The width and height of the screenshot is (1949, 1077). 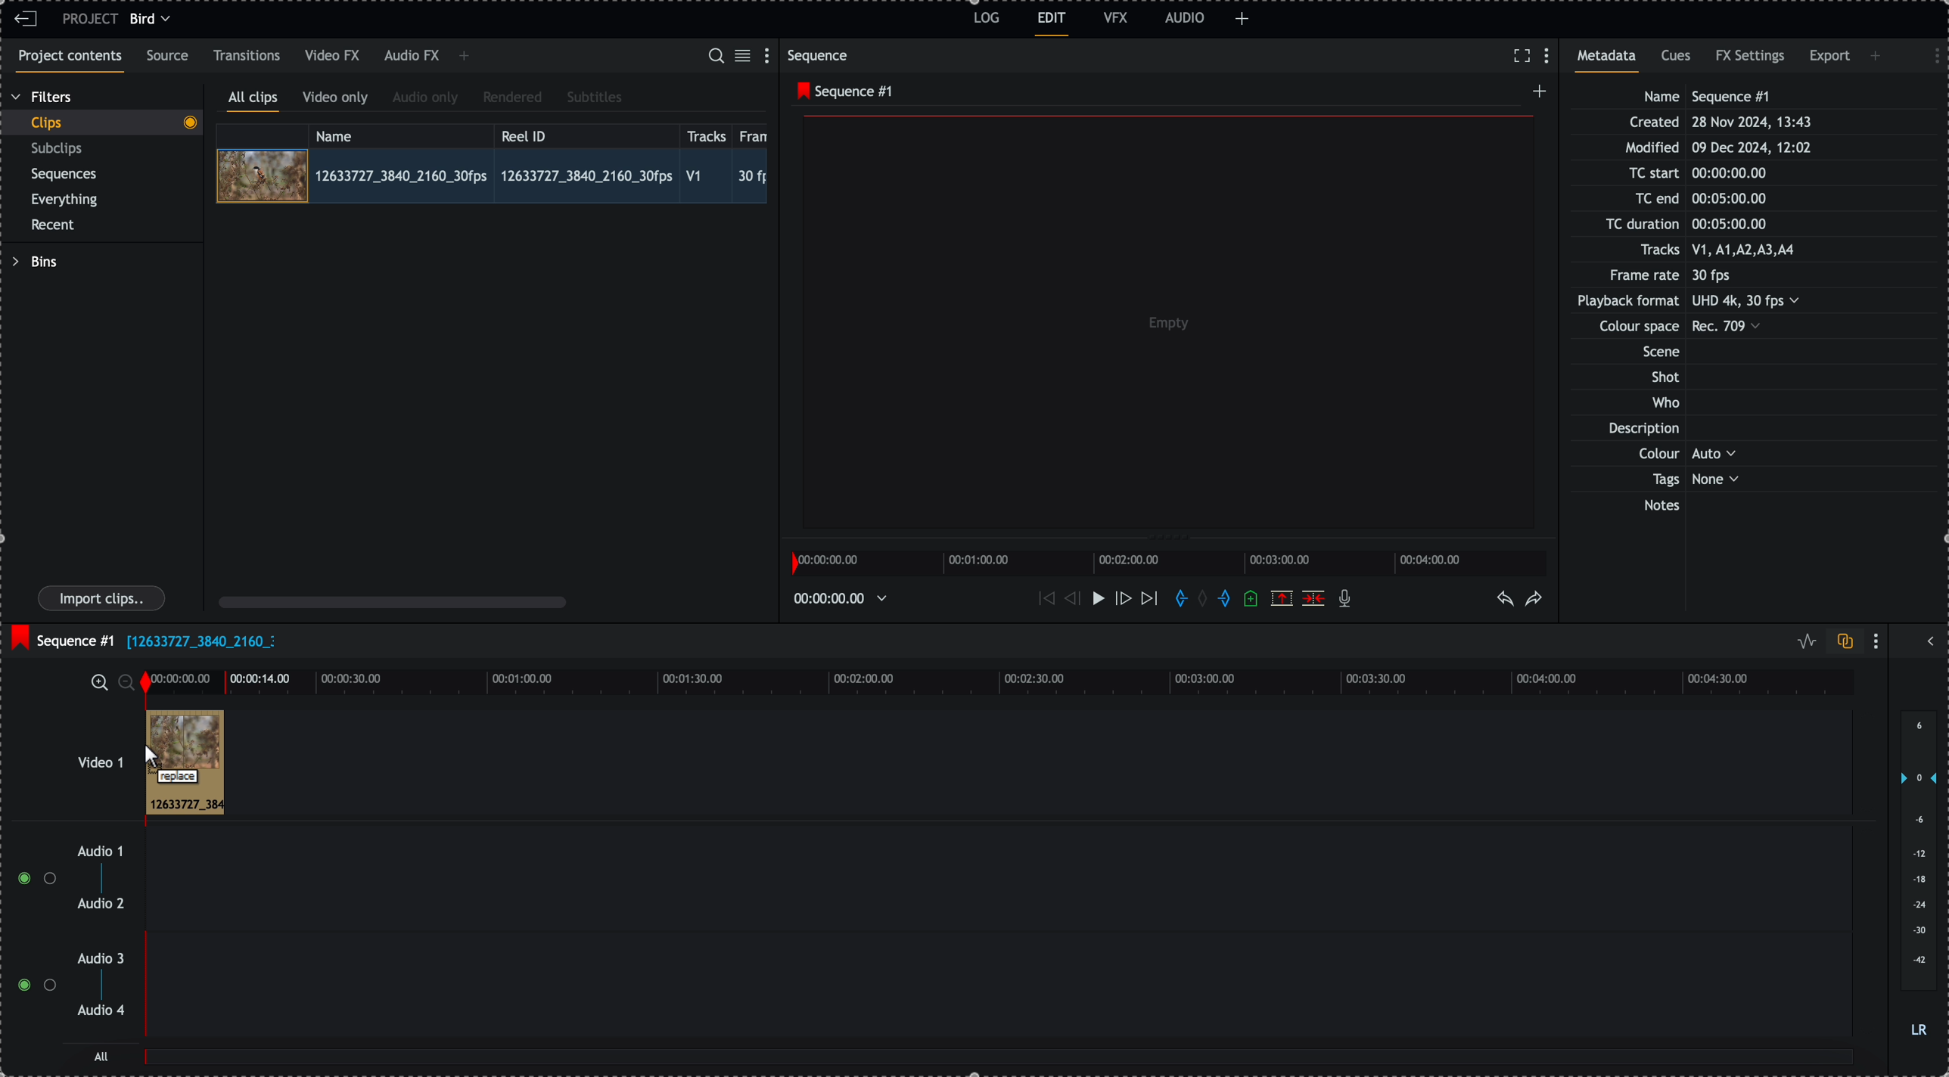 What do you see at coordinates (61, 637) in the screenshot?
I see `sequence #1` at bounding box center [61, 637].